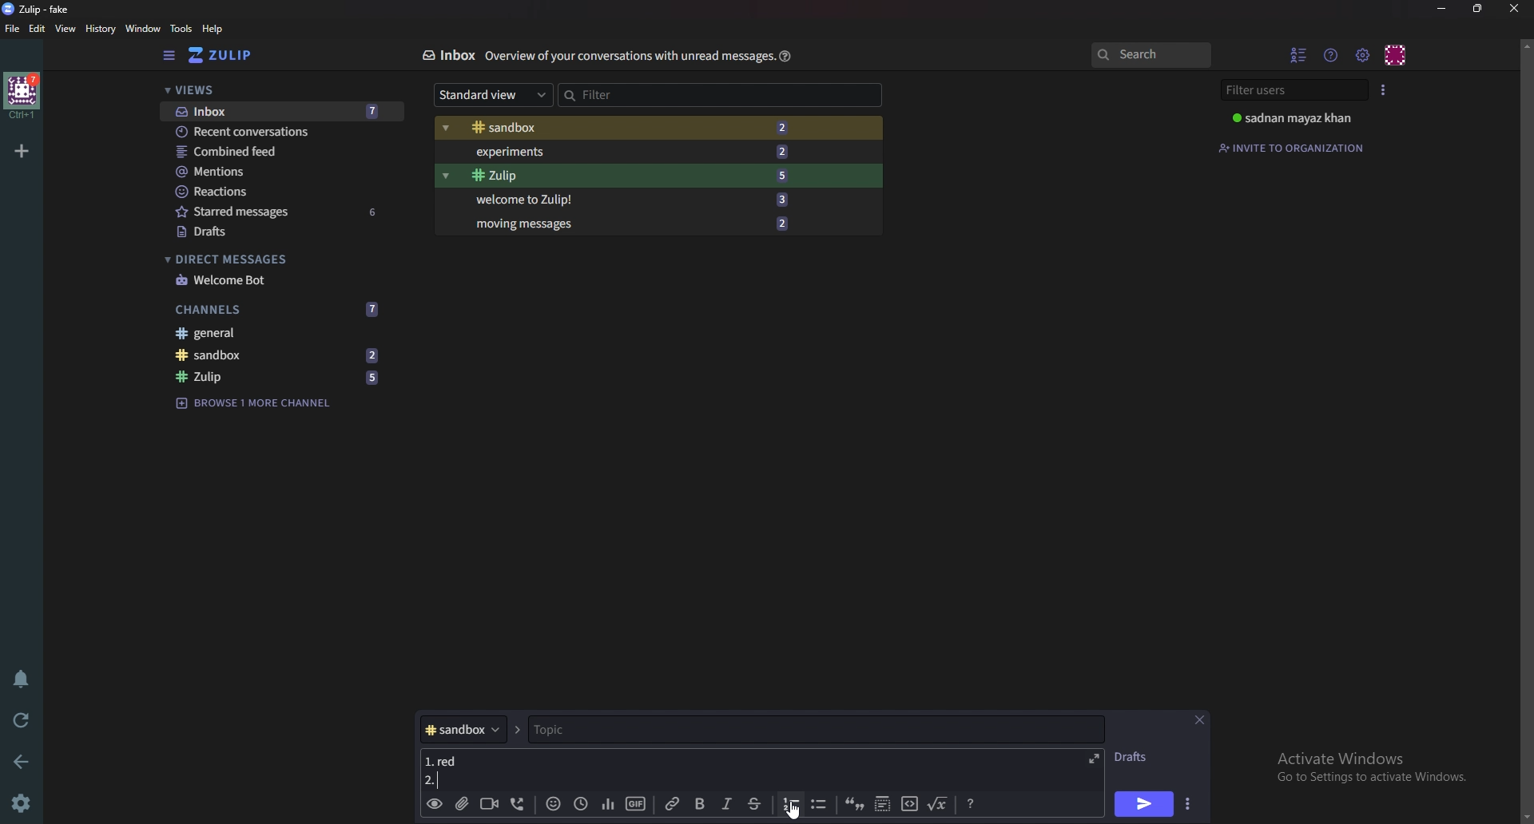 This screenshot has height=824, width=1534. Describe the element at coordinates (460, 805) in the screenshot. I see `Add a file` at that location.